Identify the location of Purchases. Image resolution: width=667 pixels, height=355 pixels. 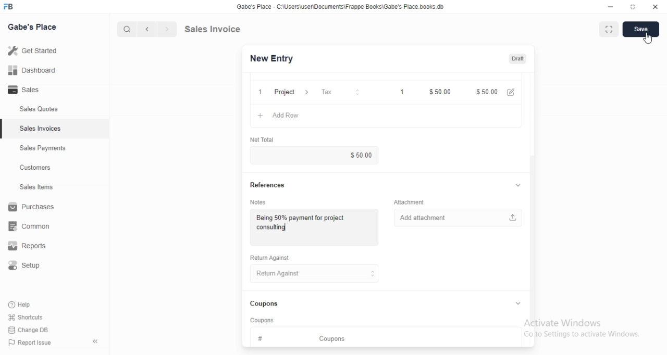
(33, 208).